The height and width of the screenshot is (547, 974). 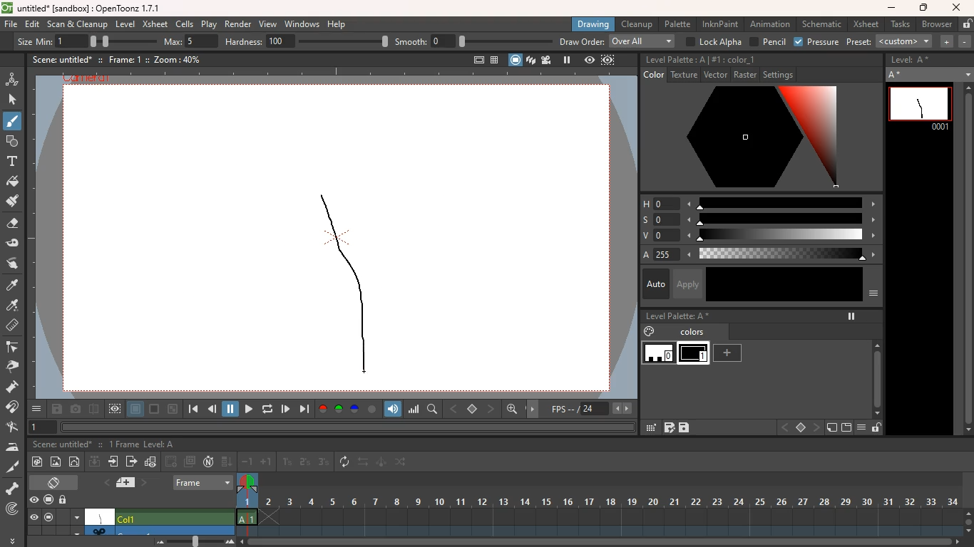 What do you see at coordinates (16, 387) in the screenshot?
I see `pump` at bounding box center [16, 387].